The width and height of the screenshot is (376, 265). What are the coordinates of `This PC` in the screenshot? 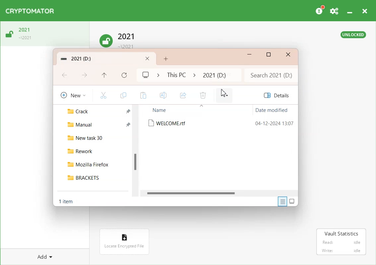 It's located at (176, 74).